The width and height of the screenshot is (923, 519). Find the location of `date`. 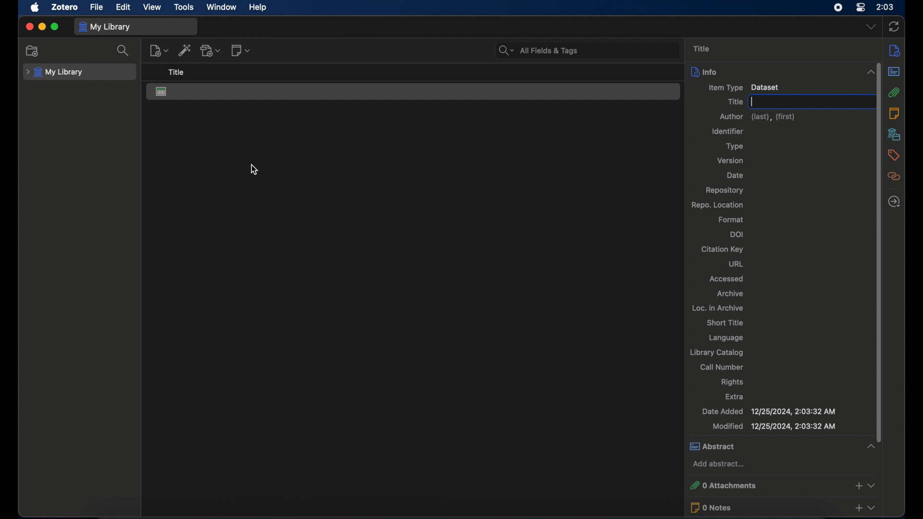

date is located at coordinates (735, 175).